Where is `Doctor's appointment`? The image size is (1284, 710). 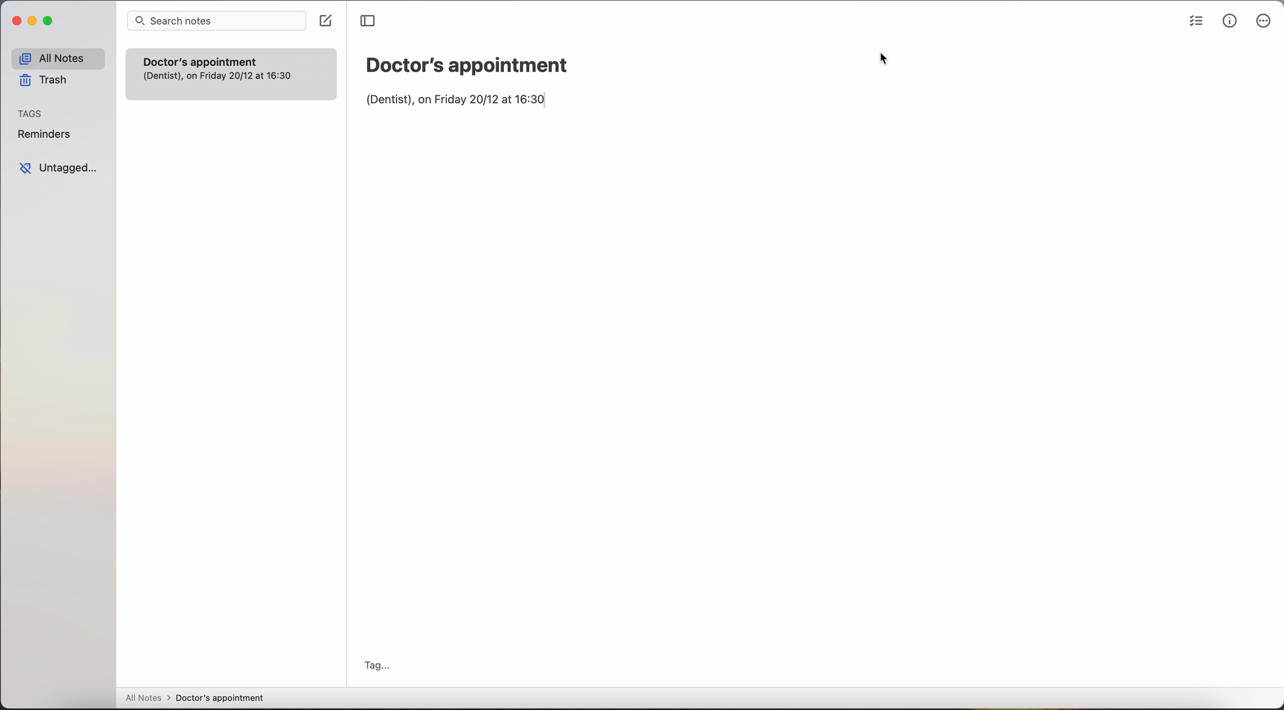
Doctor's appointment is located at coordinates (478, 63).